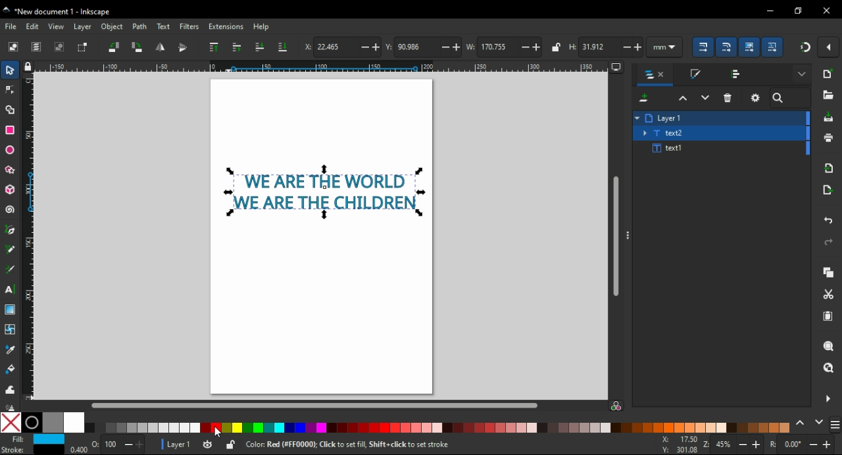 This screenshot has height=455, width=842. I want to click on layer visible, so click(208, 445).